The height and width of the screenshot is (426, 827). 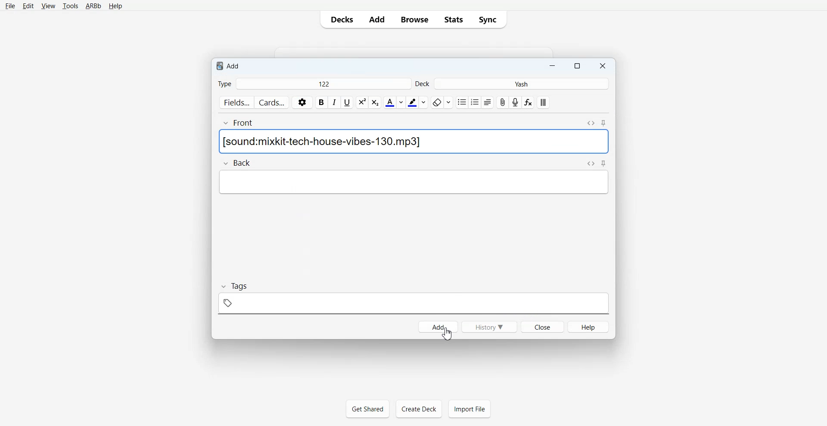 What do you see at coordinates (231, 83) in the screenshot?
I see `type` at bounding box center [231, 83].